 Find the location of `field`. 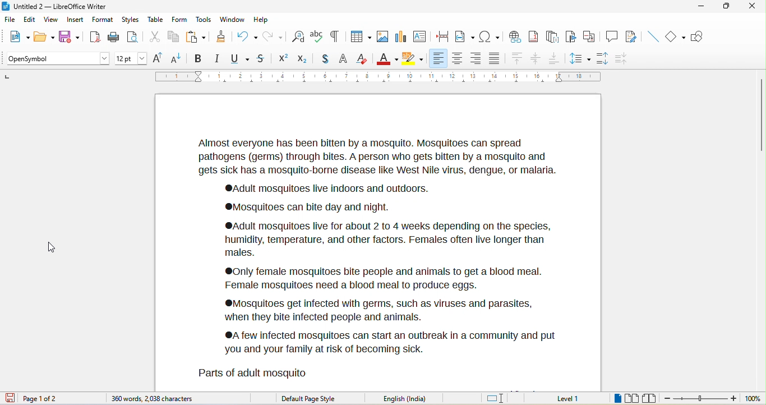

field is located at coordinates (465, 36).